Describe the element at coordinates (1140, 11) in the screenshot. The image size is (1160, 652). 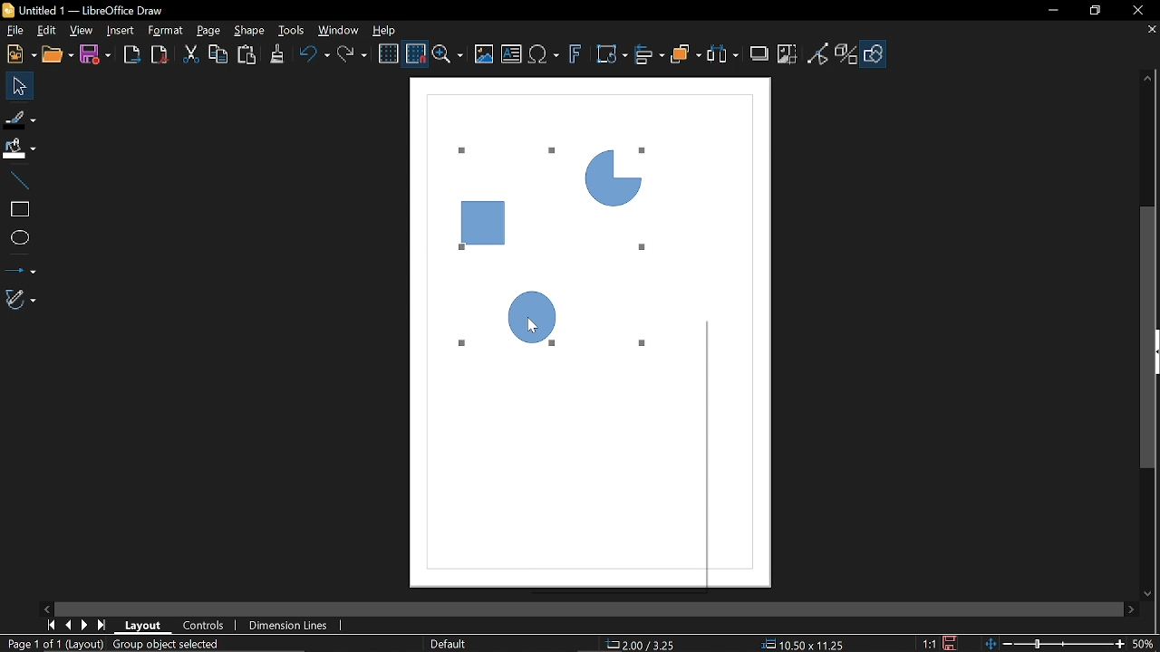
I see `Close window` at that location.